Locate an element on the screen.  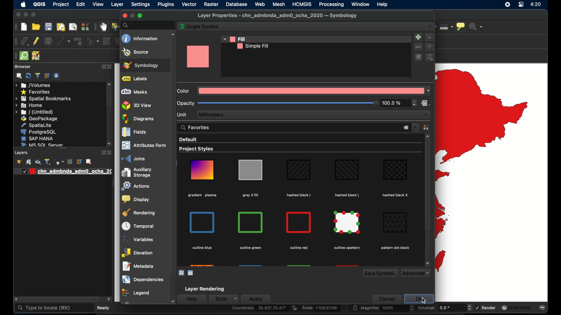
icon is located at coordinates (182, 27).